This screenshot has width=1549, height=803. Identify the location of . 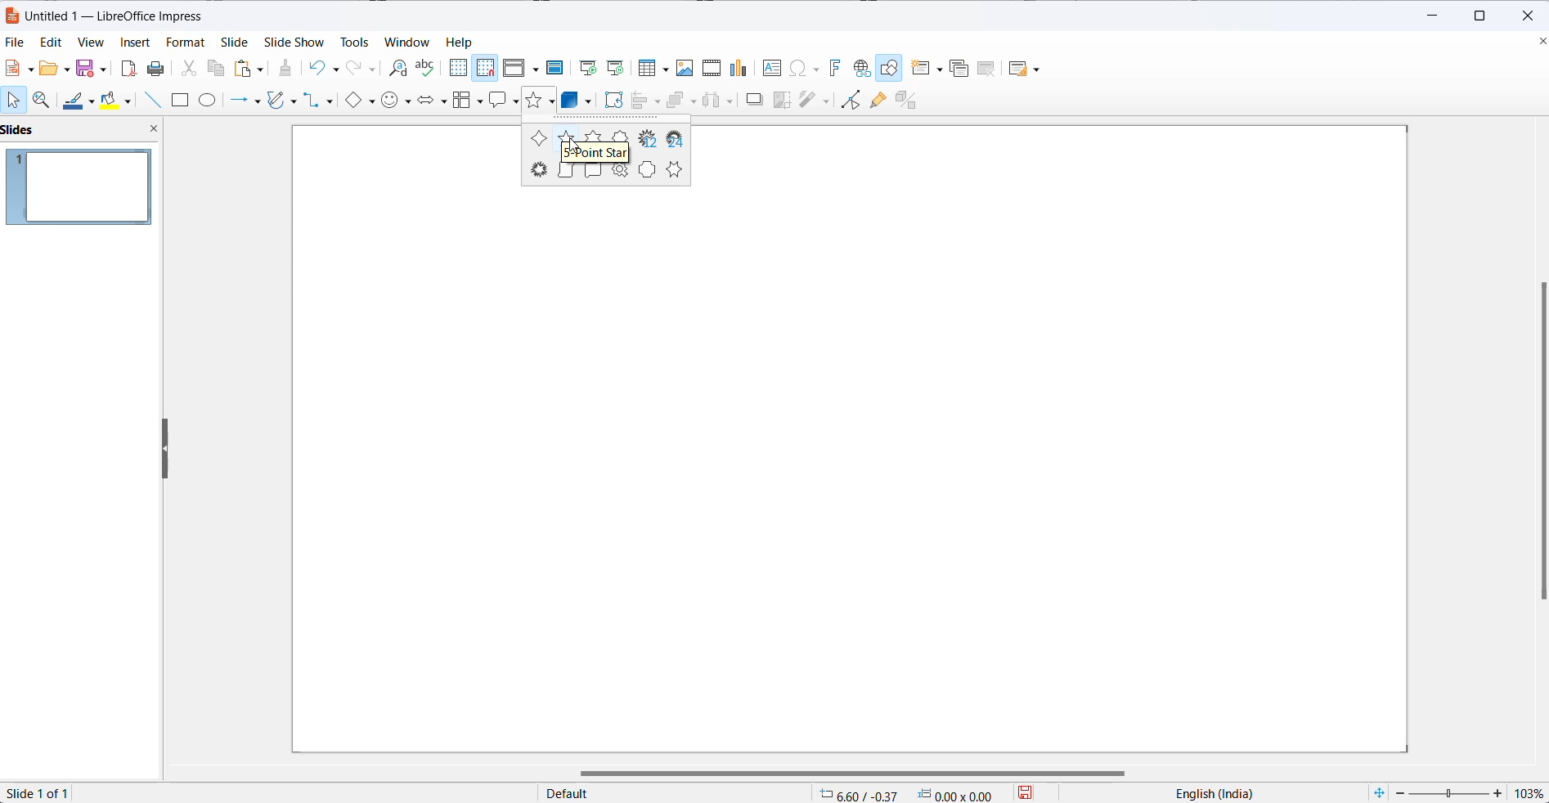
(721, 101).